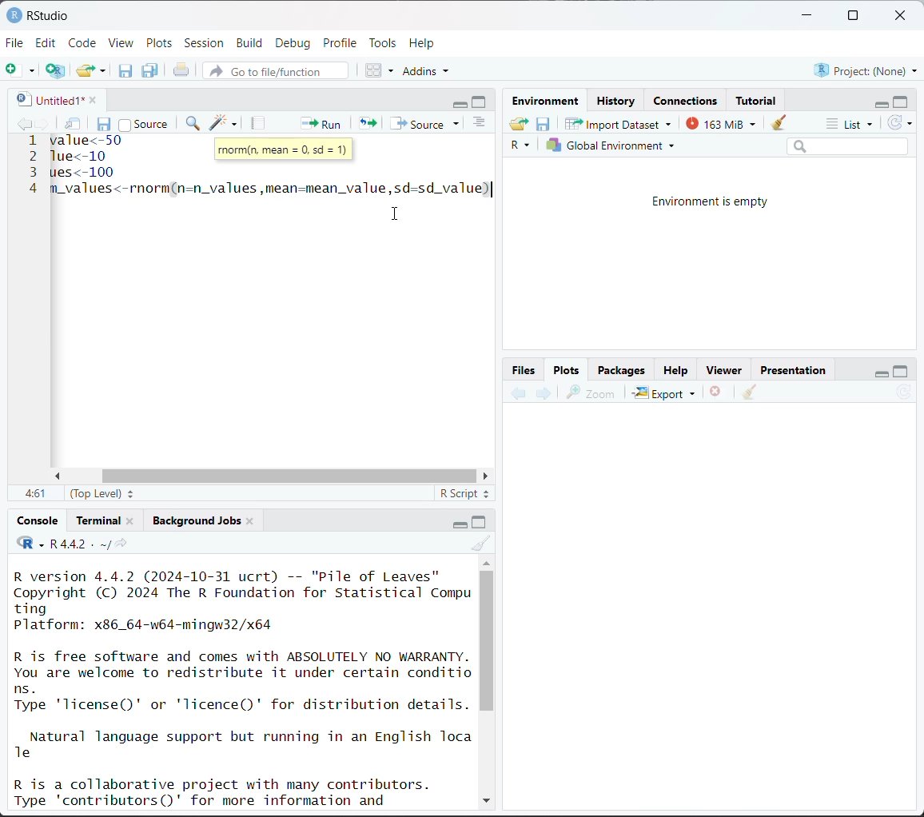 The image size is (924, 817). I want to click on find/replace, so click(194, 125).